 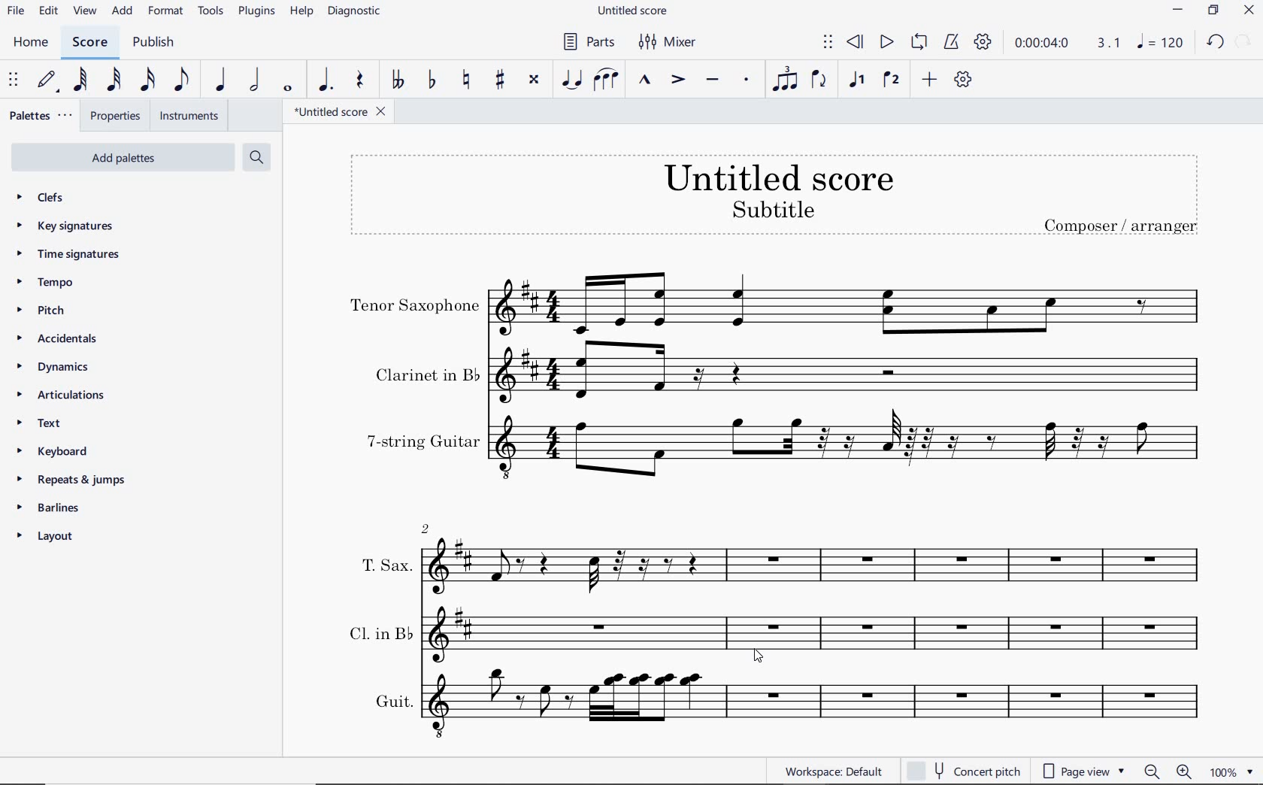 What do you see at coordinates (1216, 43) in the screenshot?
I see `UNDO` at bounding box center [1216, 43].